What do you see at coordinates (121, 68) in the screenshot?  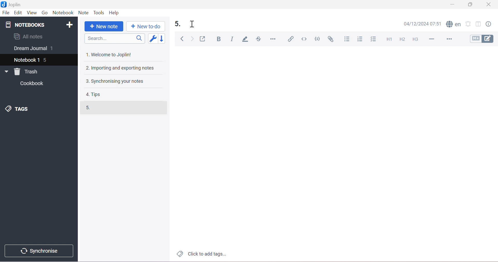 I see `2. Importing and exporting notes` at bounding box center [121, 68].